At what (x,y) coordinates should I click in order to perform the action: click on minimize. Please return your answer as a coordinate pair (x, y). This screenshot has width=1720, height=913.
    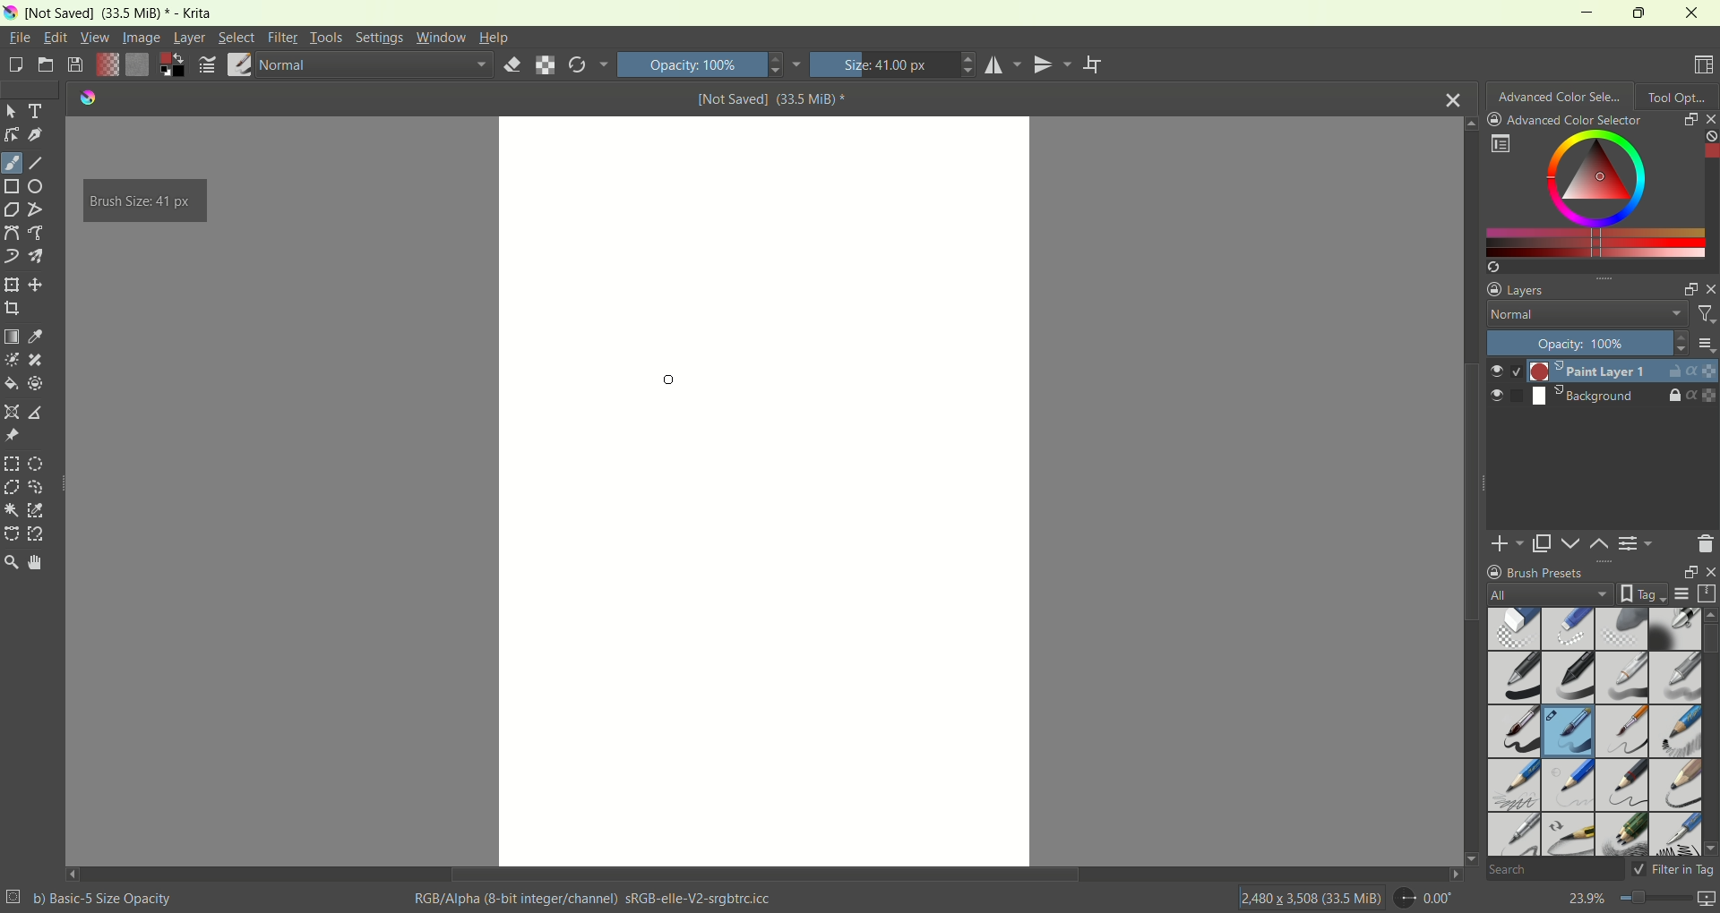
    Looking at the image, I should click on (1579, 12).